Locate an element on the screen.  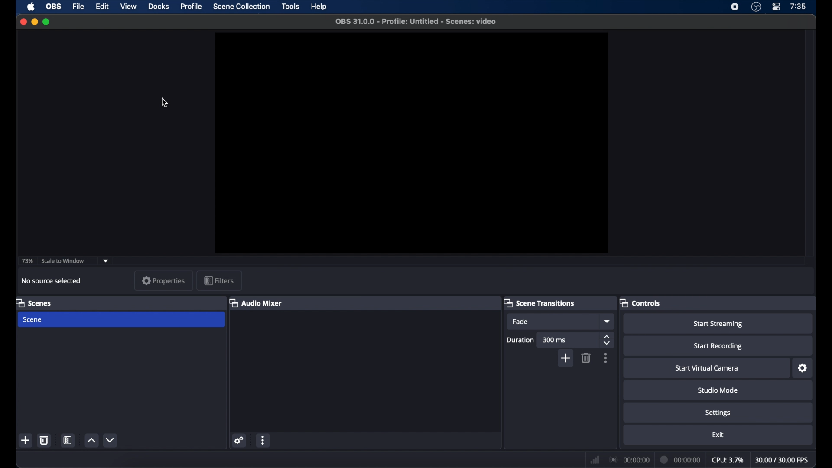
tools is located at coordinates (290, 6).